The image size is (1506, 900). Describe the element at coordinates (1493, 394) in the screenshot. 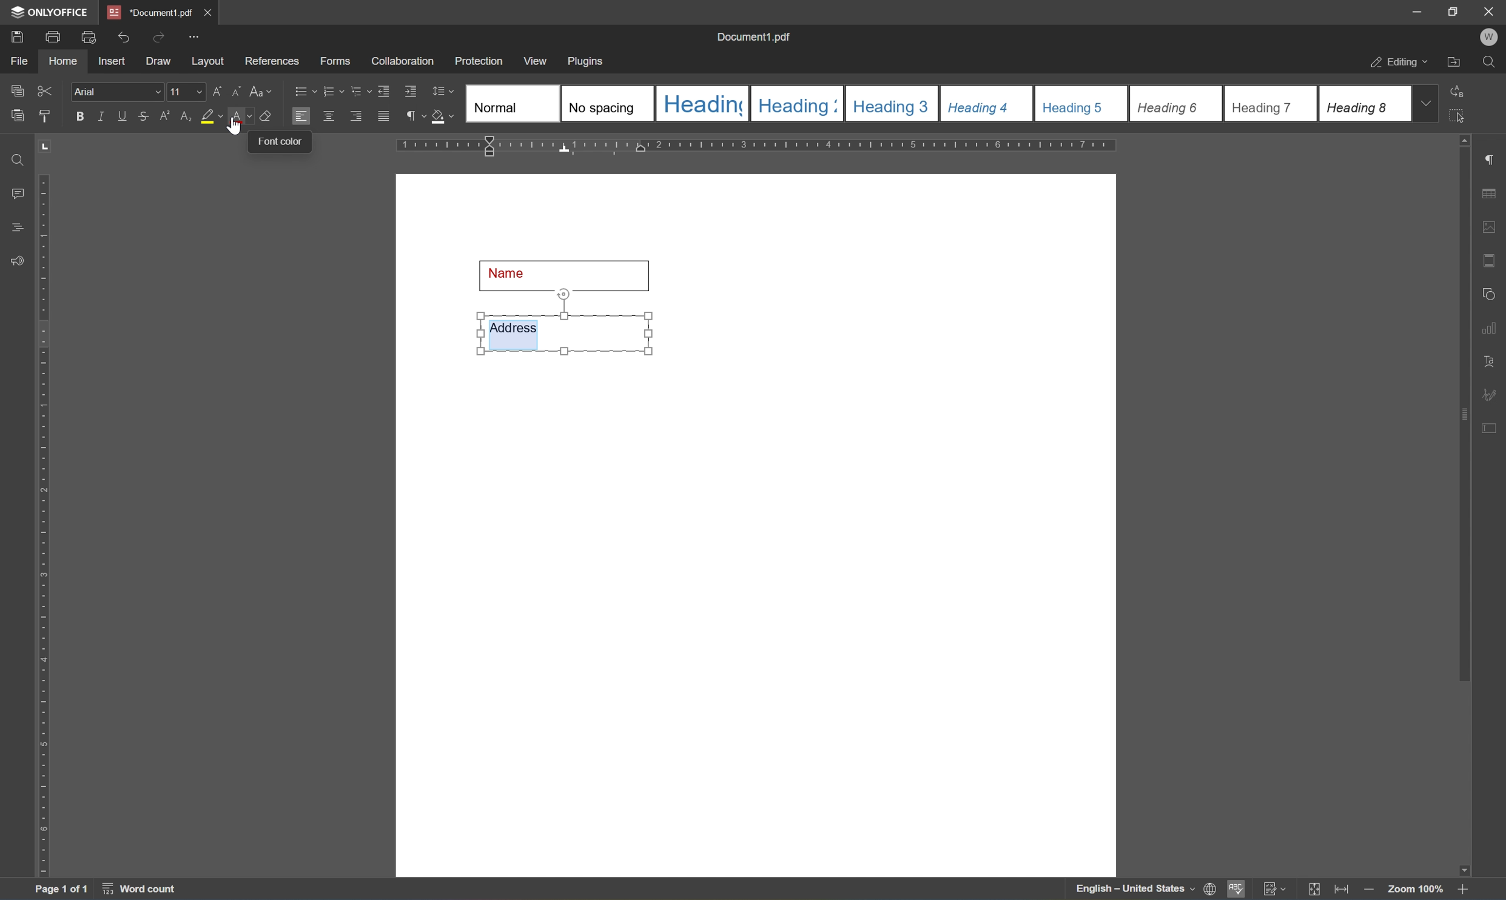

I see `signature settings` at that location.